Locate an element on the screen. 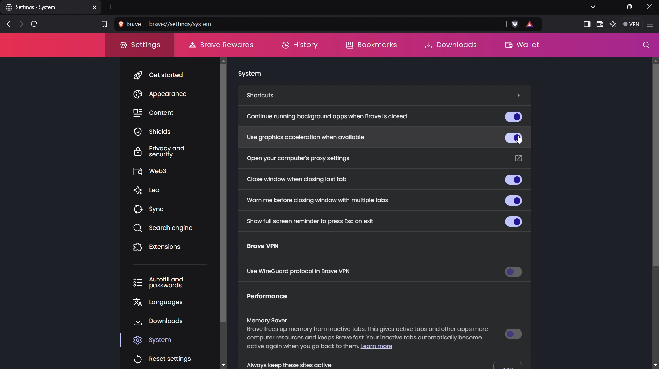 The width and height of the screenshot is (659, 369). Downloads is located at coordinates (160, 322).